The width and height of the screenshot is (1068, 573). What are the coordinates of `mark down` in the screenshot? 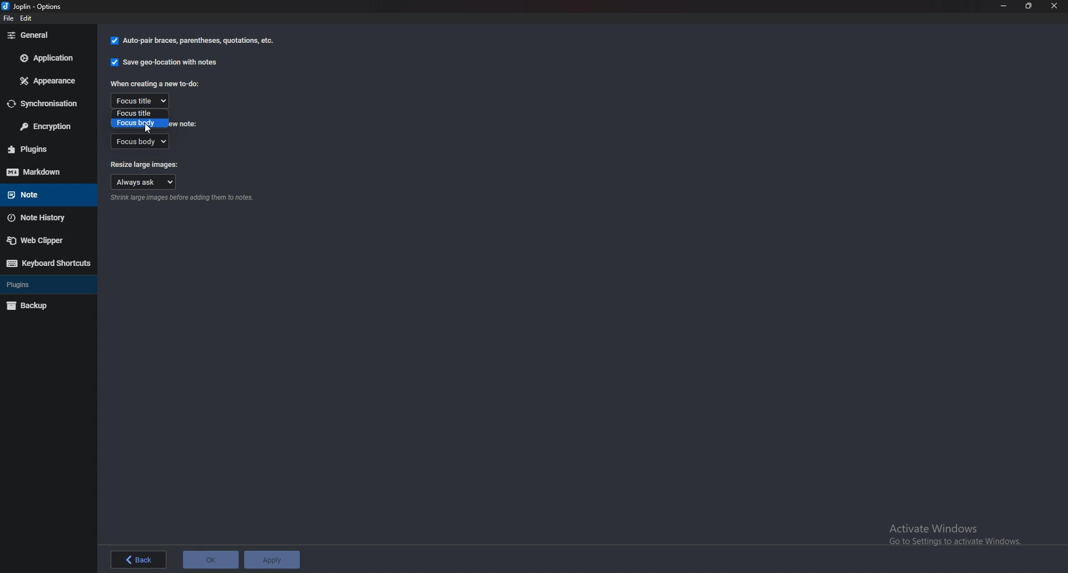 It's located at (46, 172).